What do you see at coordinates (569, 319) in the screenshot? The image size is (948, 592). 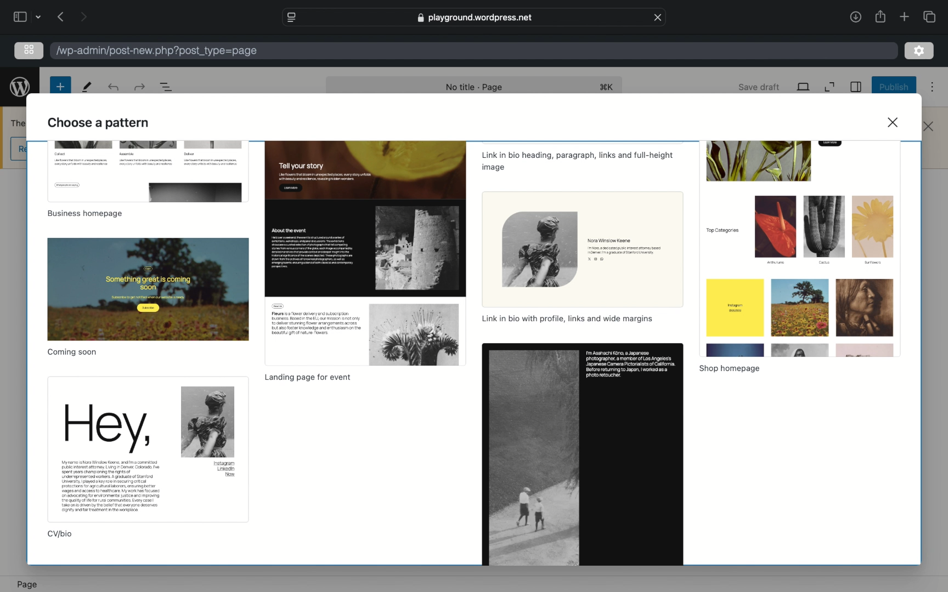 I see `link in bio` at bounding box center [569, 319].